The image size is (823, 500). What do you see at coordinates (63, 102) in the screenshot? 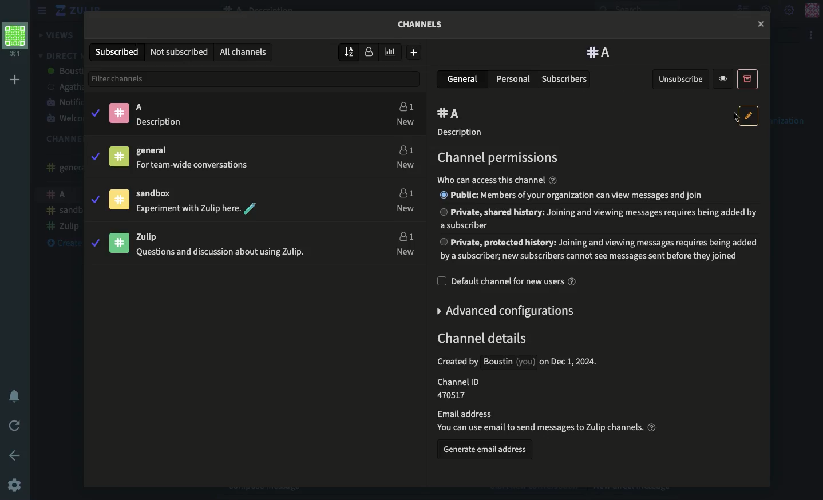
I see `Notification bot` at bounding box center [63, 102].